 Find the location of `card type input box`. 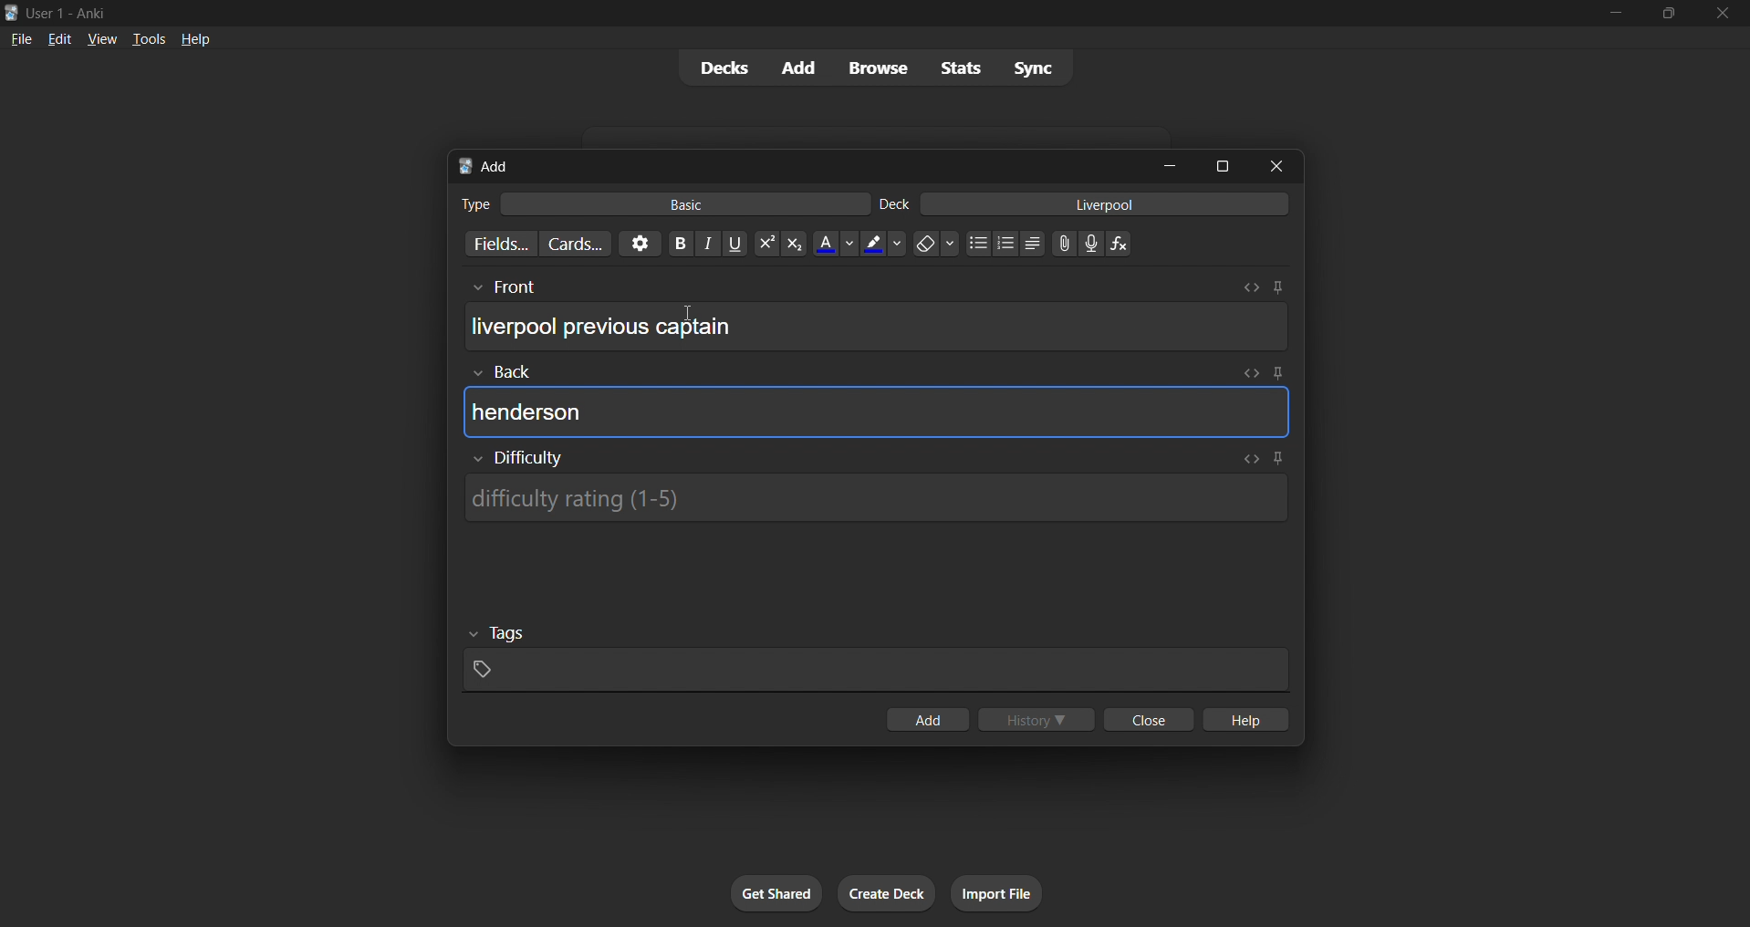

card type input box is located at coordinates (654, 201).